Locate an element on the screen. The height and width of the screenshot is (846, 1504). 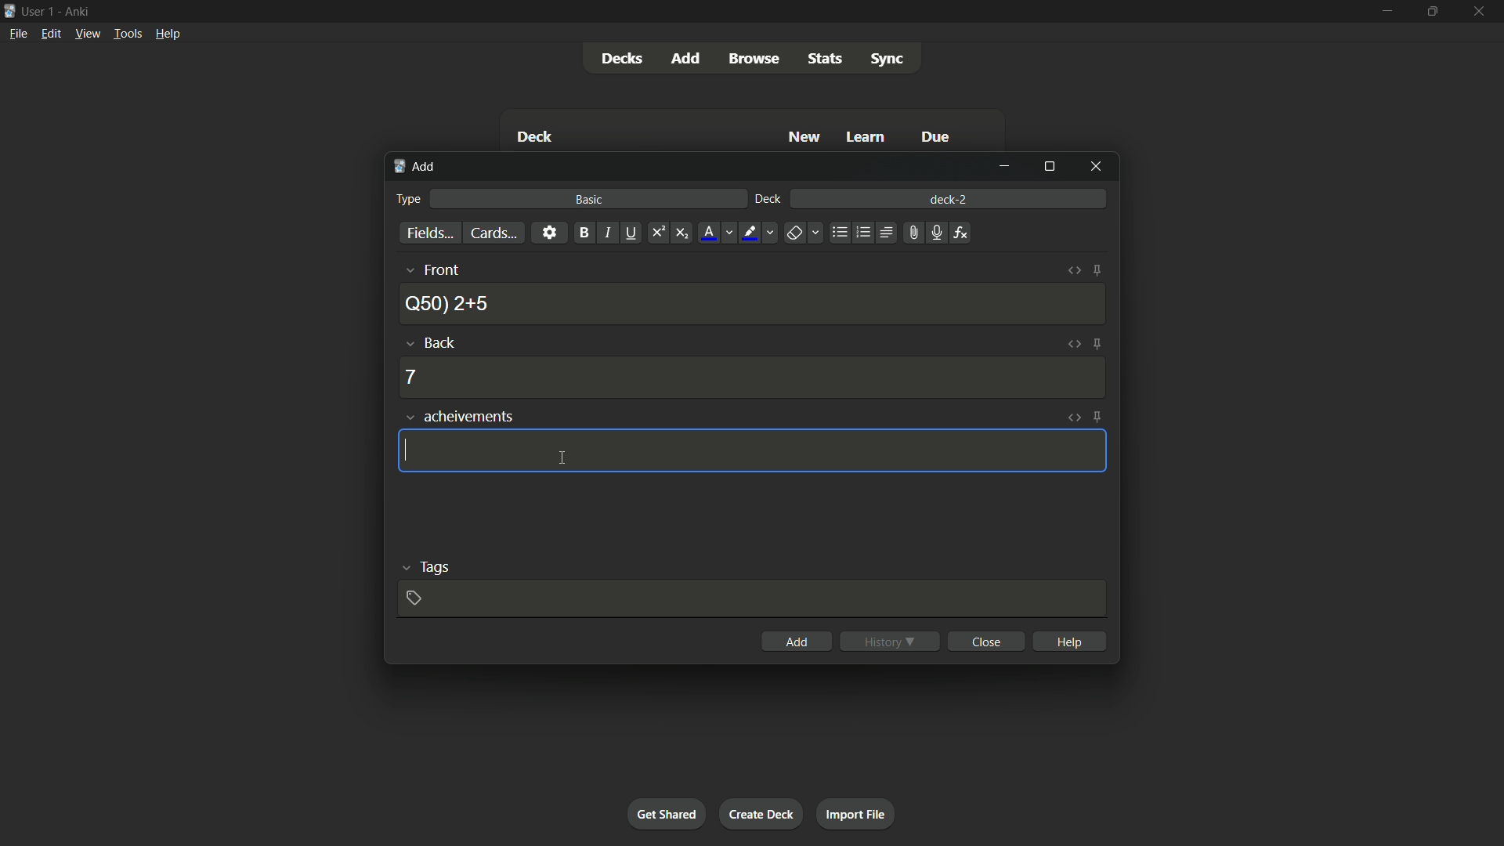
add is located at coordinates (414, 167).